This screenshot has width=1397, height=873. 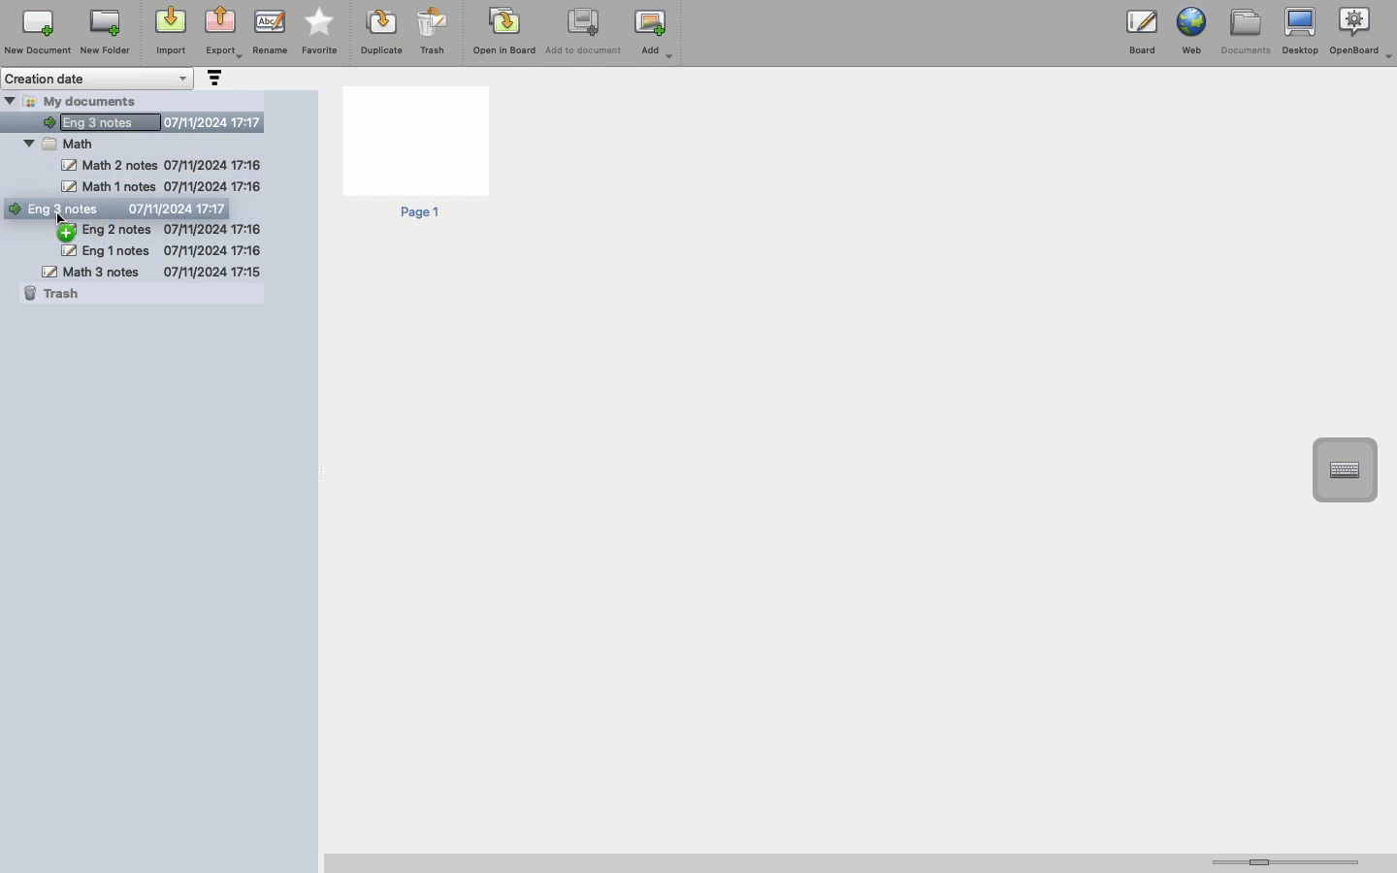 What do you see at coordinates (93, 100) in the screenshot?
I see `My documents` at bounding box center [93, 100].